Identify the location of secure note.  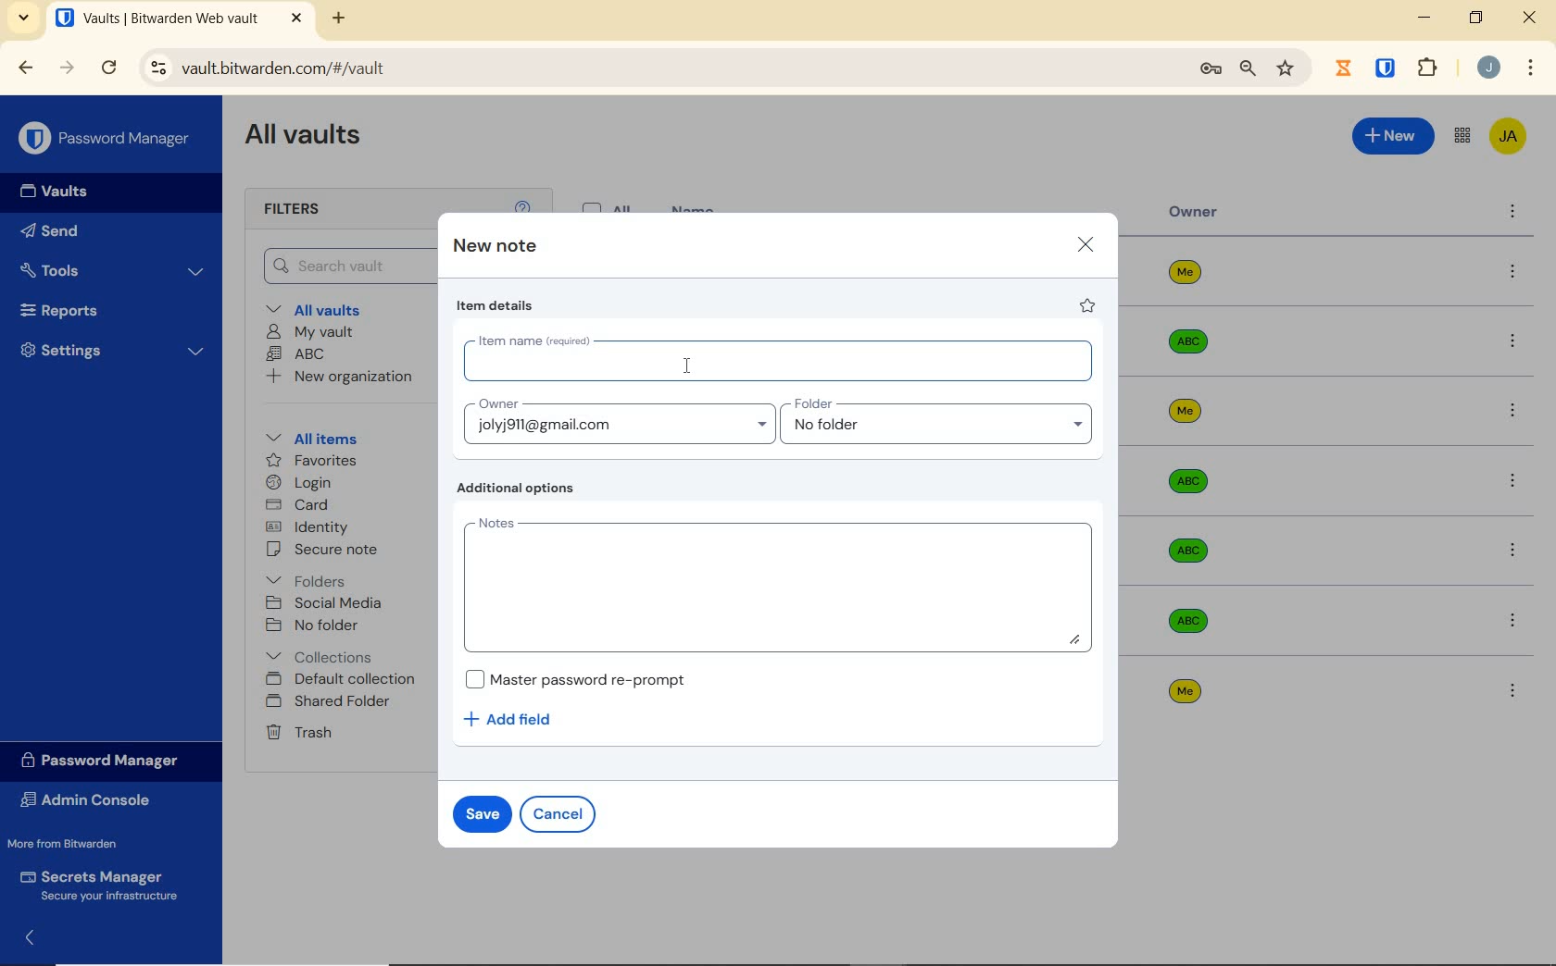
(338, 551).